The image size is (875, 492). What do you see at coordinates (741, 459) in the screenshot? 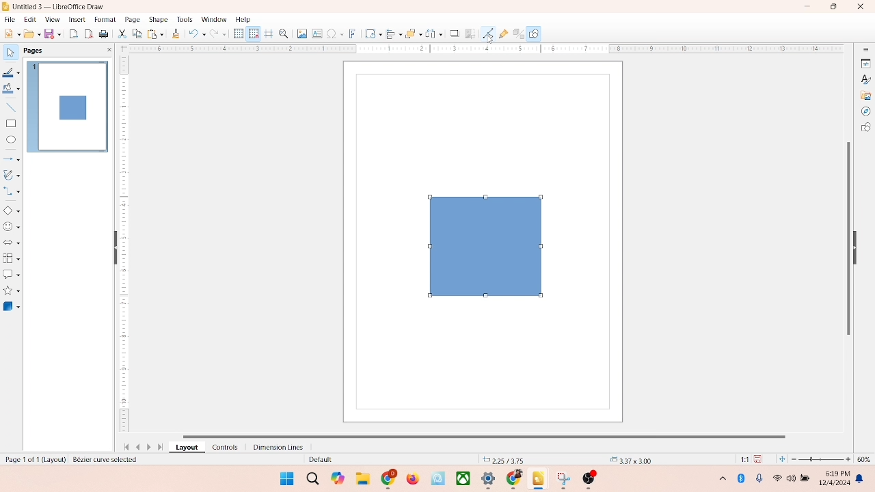
I see `scaling factor` at bounding box center [741, 459].